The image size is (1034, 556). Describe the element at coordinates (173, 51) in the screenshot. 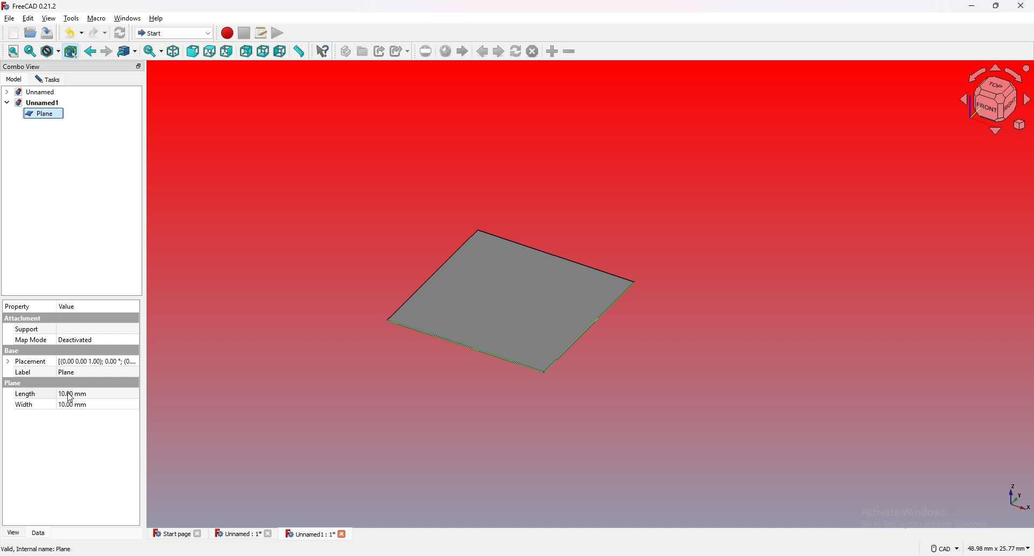

I see `isometric` at that location.